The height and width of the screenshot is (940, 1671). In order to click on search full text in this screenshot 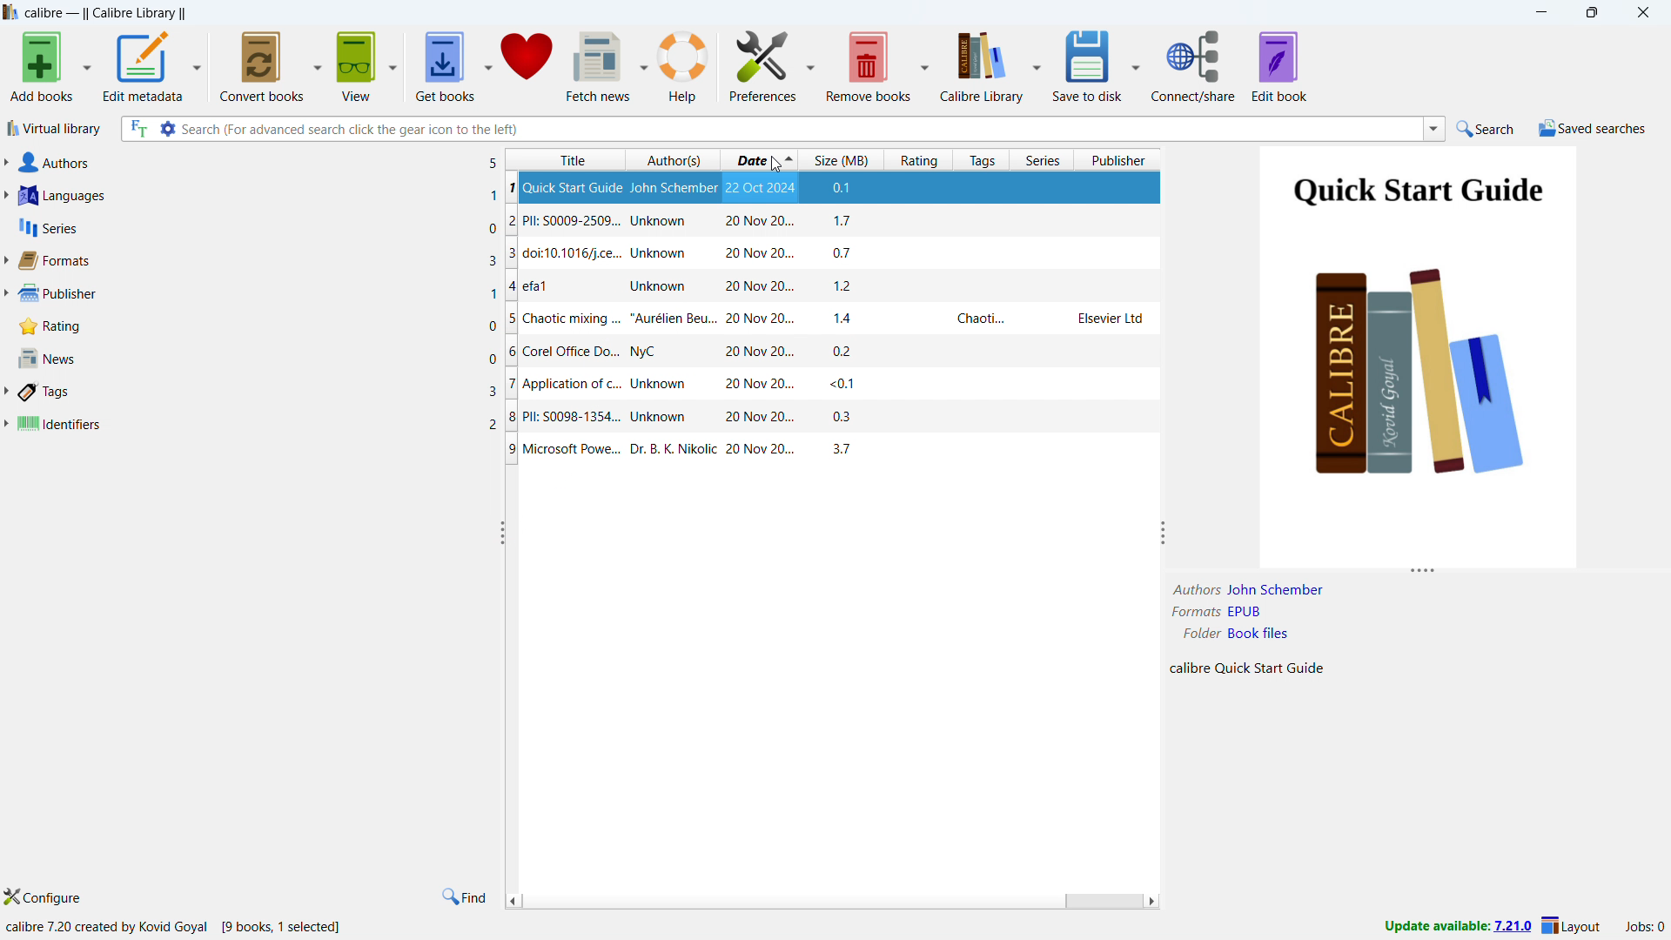, I will do `click(135, 128)`.